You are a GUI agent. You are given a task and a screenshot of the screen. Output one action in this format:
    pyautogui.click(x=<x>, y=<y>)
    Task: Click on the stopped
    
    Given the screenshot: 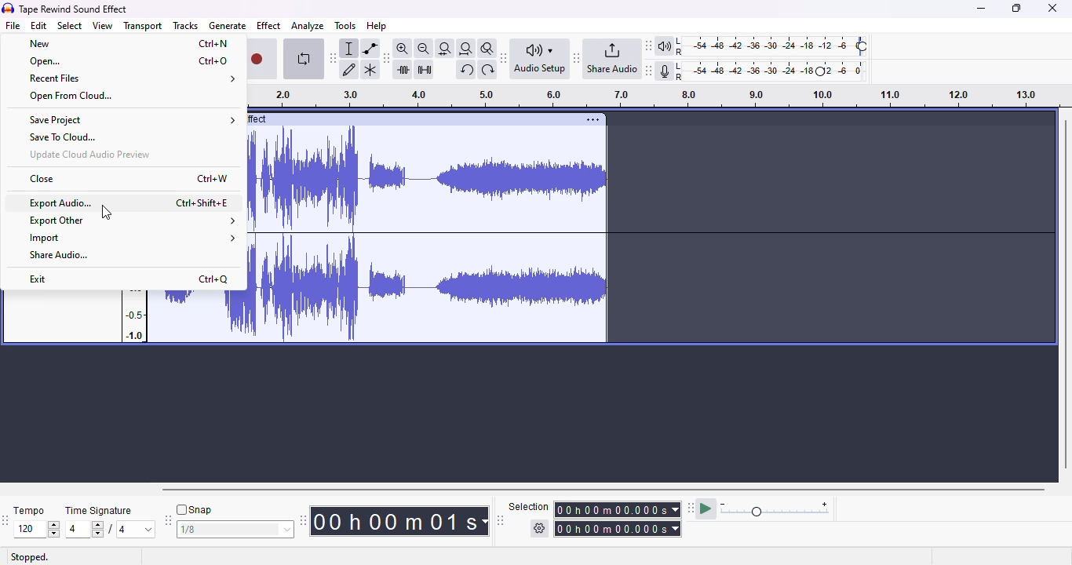 What is the action you would take?
    pyautogui.click(x=29, y=557)
    